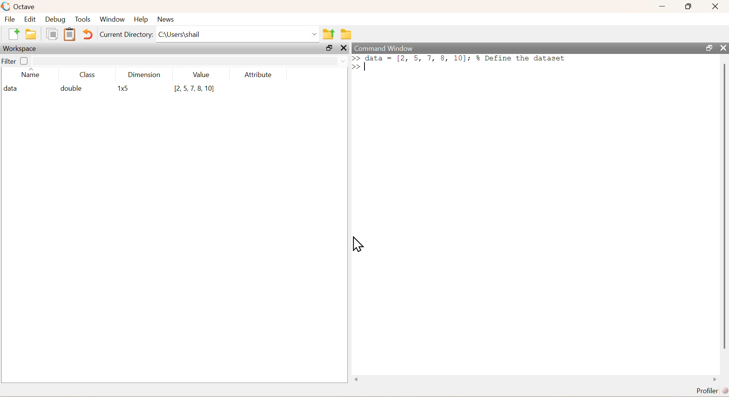  Describe the element at coordinates (14, 34) in the screenshot. I see `add file` at that location.